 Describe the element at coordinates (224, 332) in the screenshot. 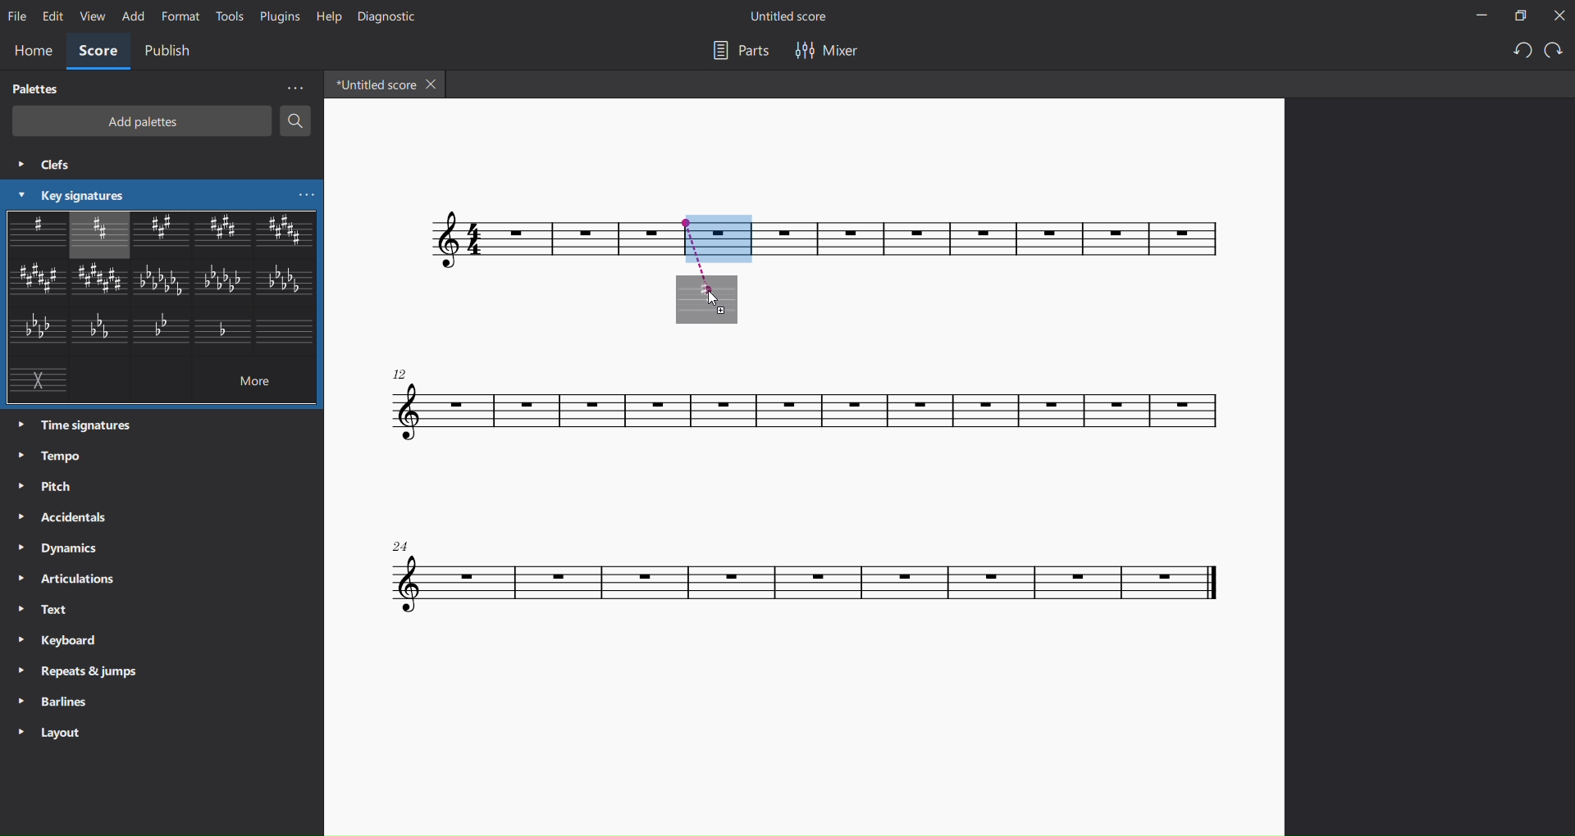

I see `other key signature` at that location.